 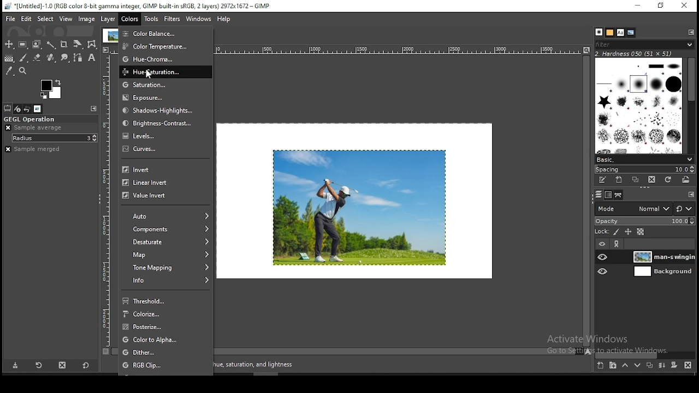 I want to click on windows, so click(x=199, y=19).